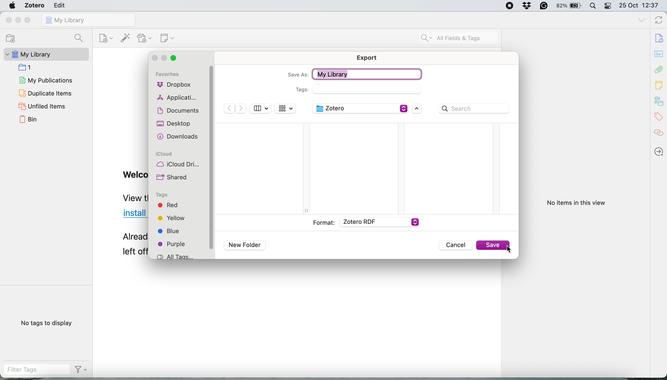 This screenshot has height=380, width=667. What do you see at coordinates (245, 245) in the screenshot?
I see `New Folder` at bounding box center [245, 245].